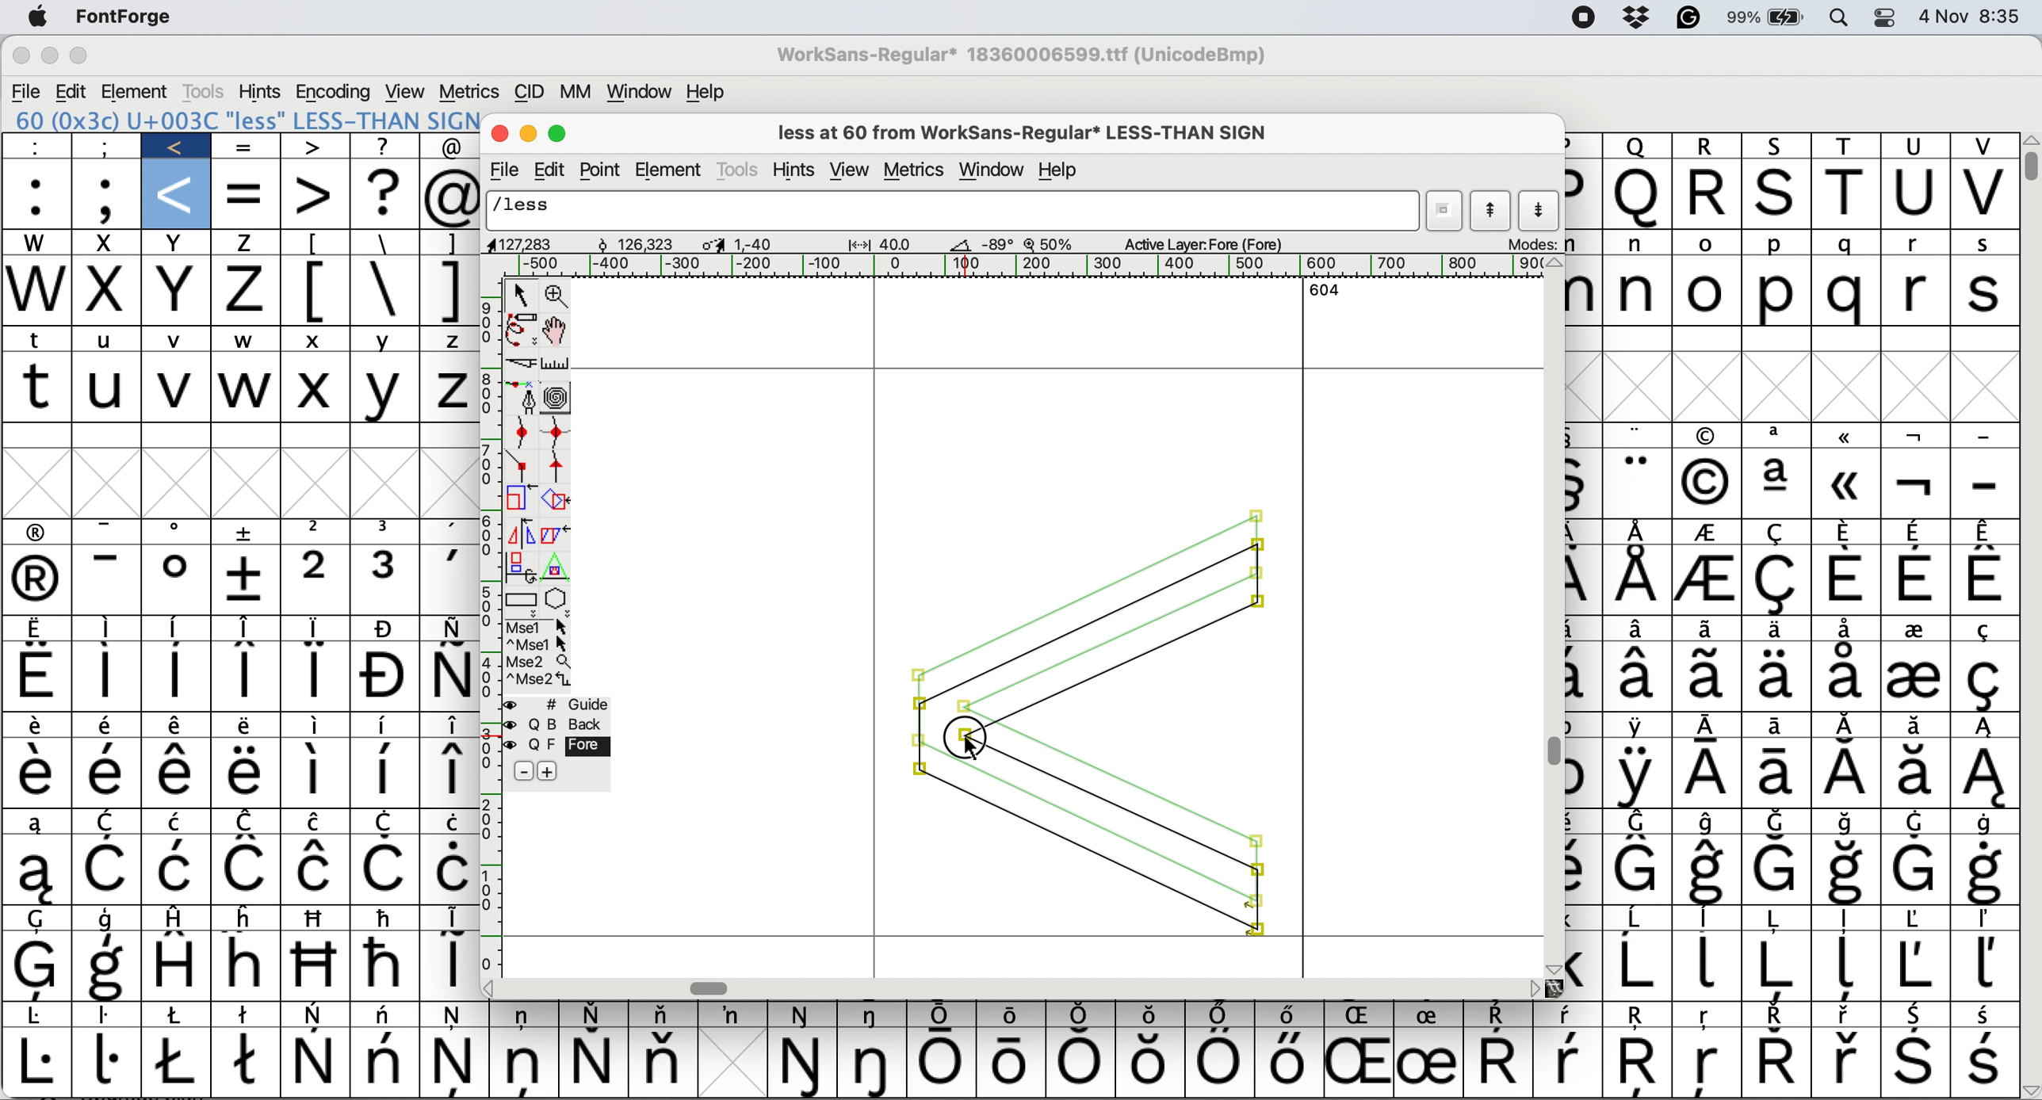 The height and width of the screenshot is (1100, 2042). Describe the element at coordinates (247, 530) in the screenshot. I see `Symbol` at that location.